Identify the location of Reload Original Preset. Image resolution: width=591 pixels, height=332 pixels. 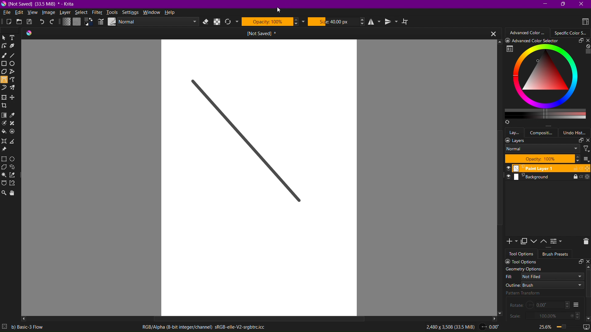
(231, 22).